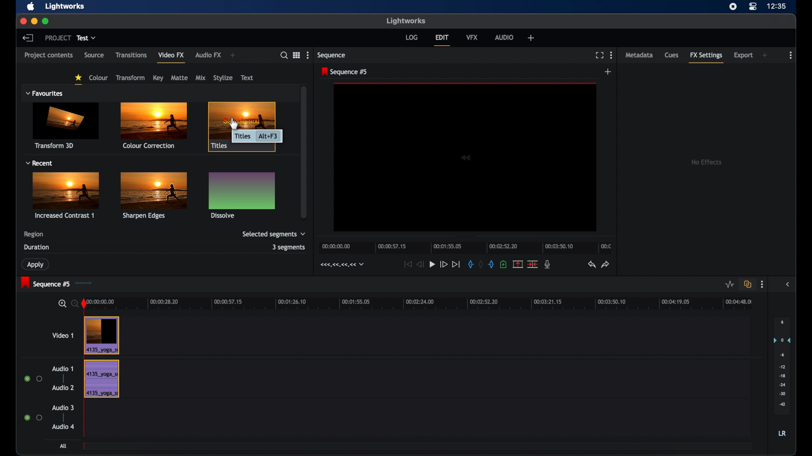 This screenshot has height=456, width=812. I want to click on rewind, so click(421, 264).